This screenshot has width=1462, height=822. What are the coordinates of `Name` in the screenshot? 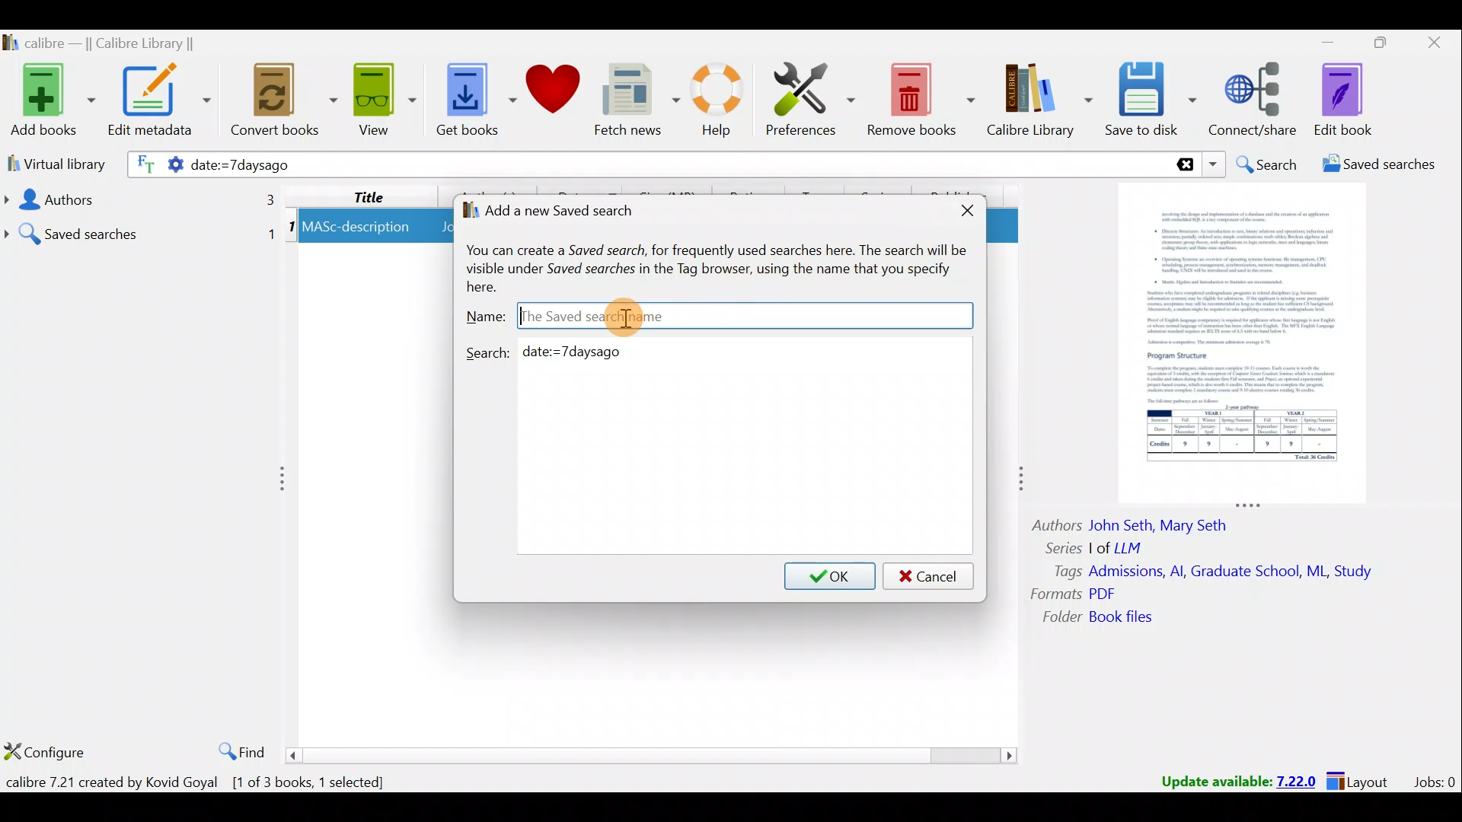 It's located at (484, 313).